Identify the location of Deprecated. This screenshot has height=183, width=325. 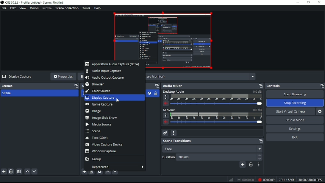
(114, 167).